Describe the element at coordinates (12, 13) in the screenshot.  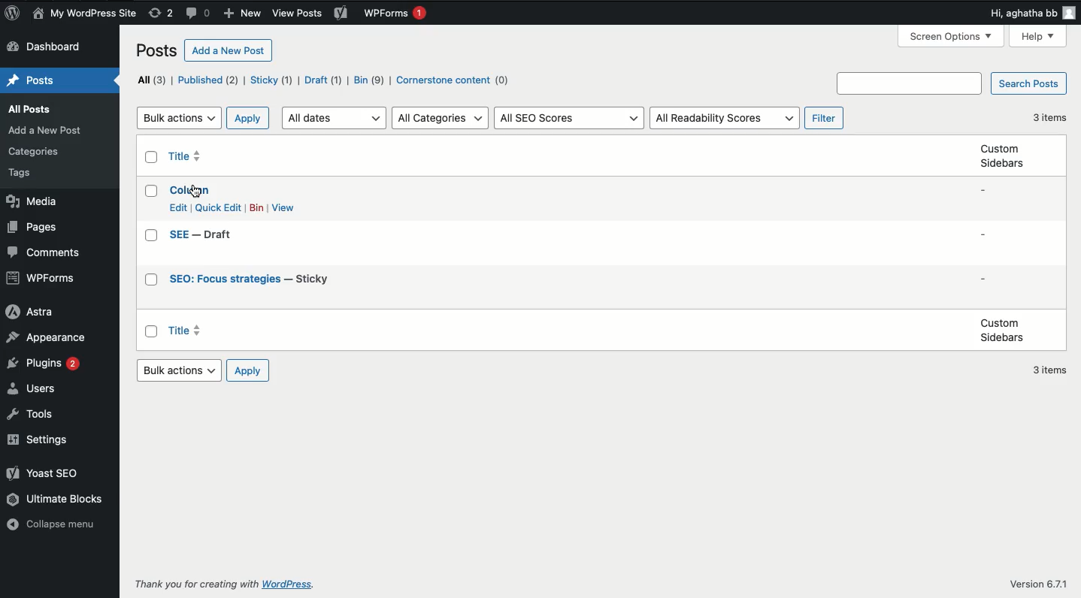
I see `Logo` at that location.